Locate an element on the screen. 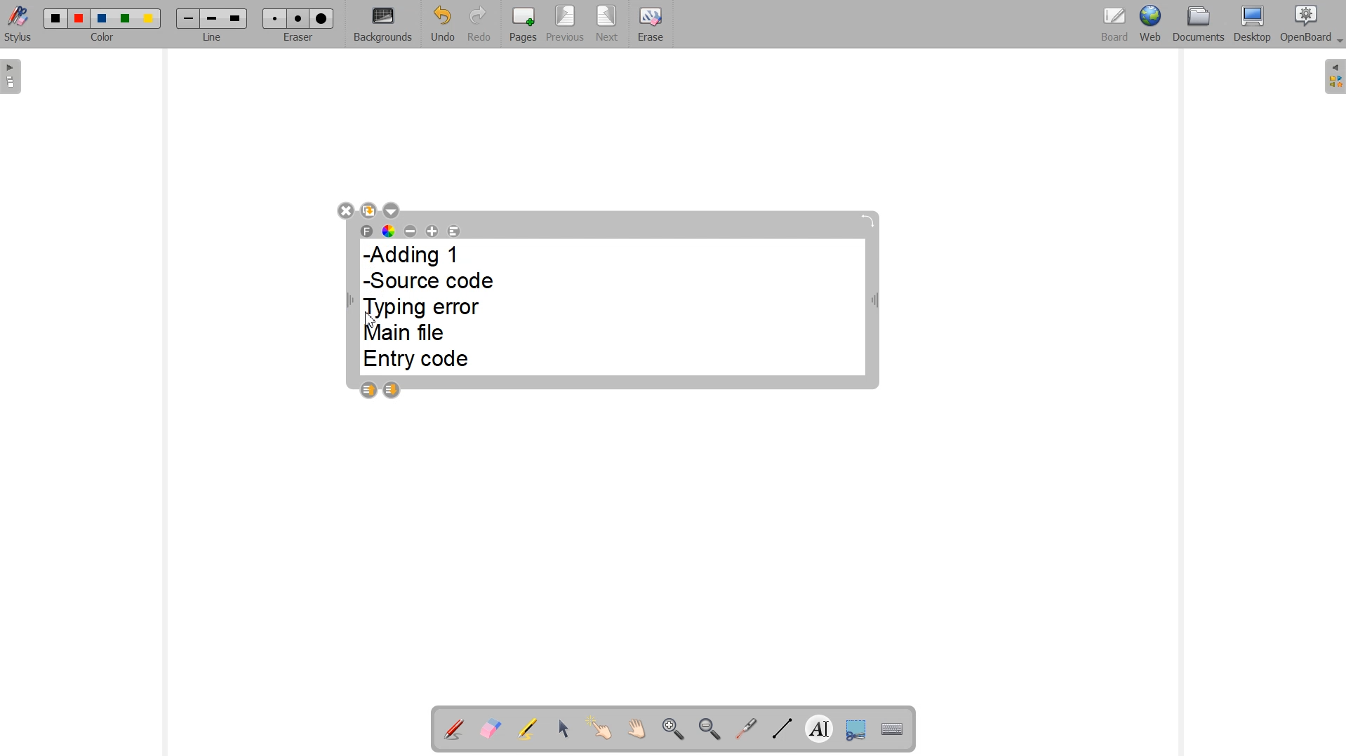  Color 1 is located at coordinates (56, 18).